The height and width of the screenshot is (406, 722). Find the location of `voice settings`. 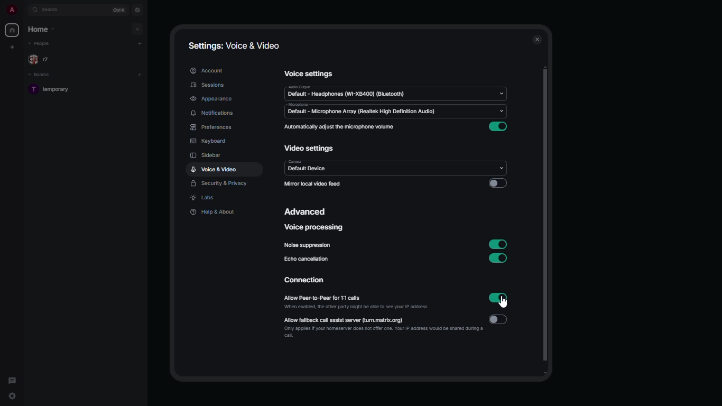

voice settings is located at coordinates (309, 73).